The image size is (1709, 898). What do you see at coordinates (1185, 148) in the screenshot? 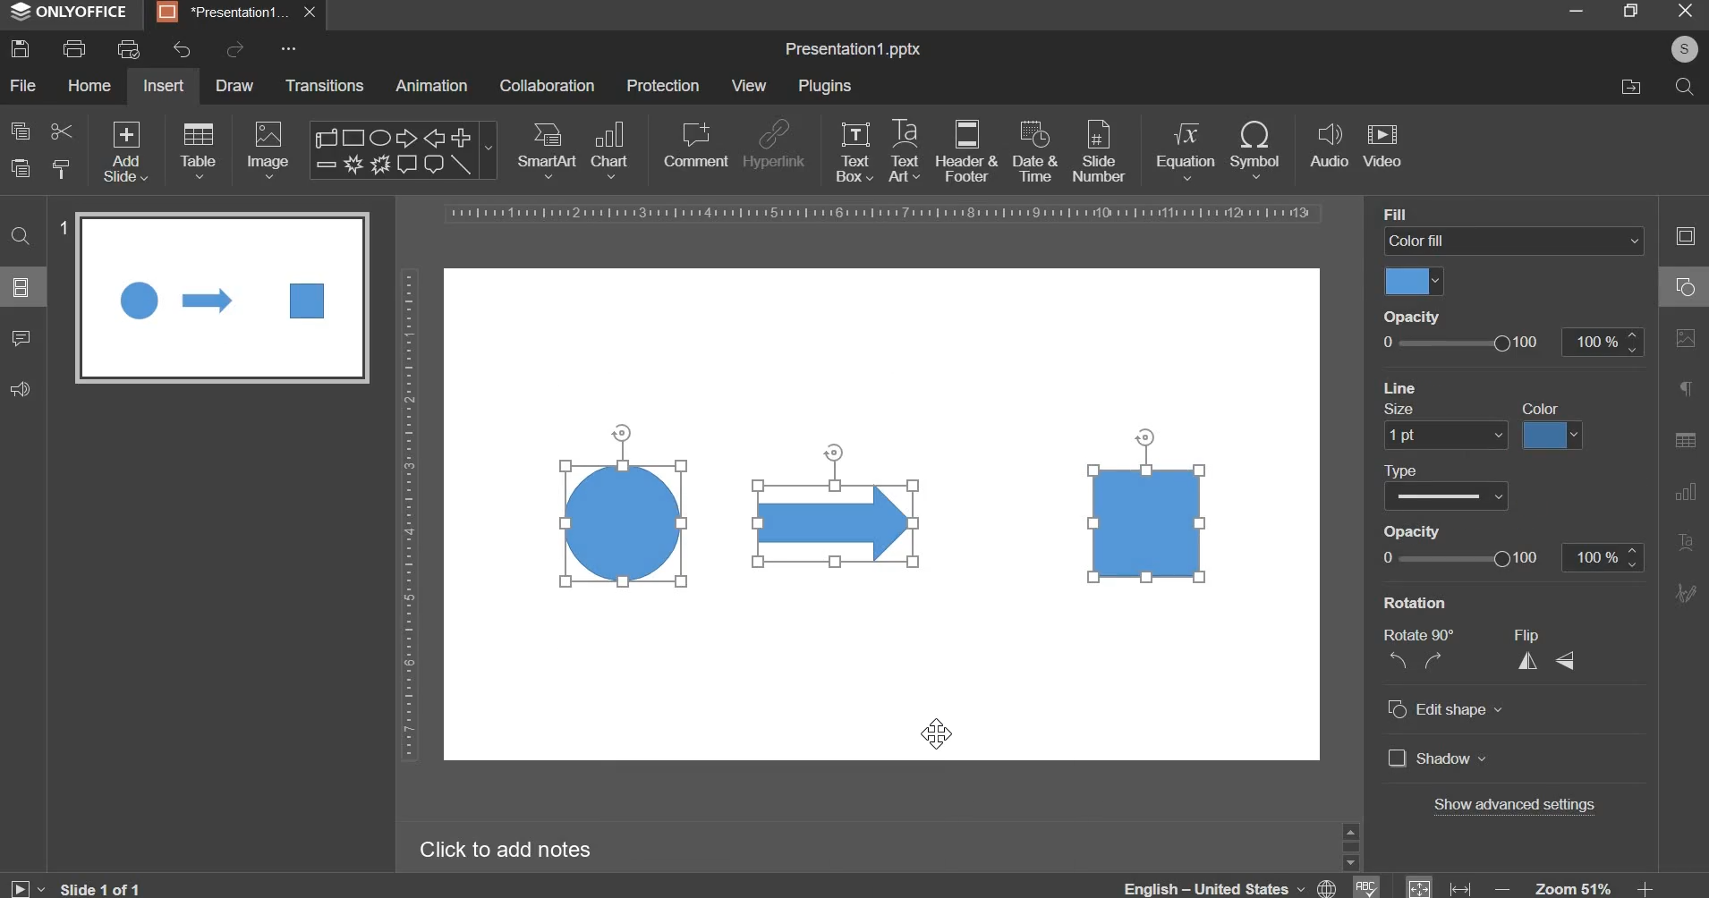
I see `equation` at bounding box center [1185, 148].